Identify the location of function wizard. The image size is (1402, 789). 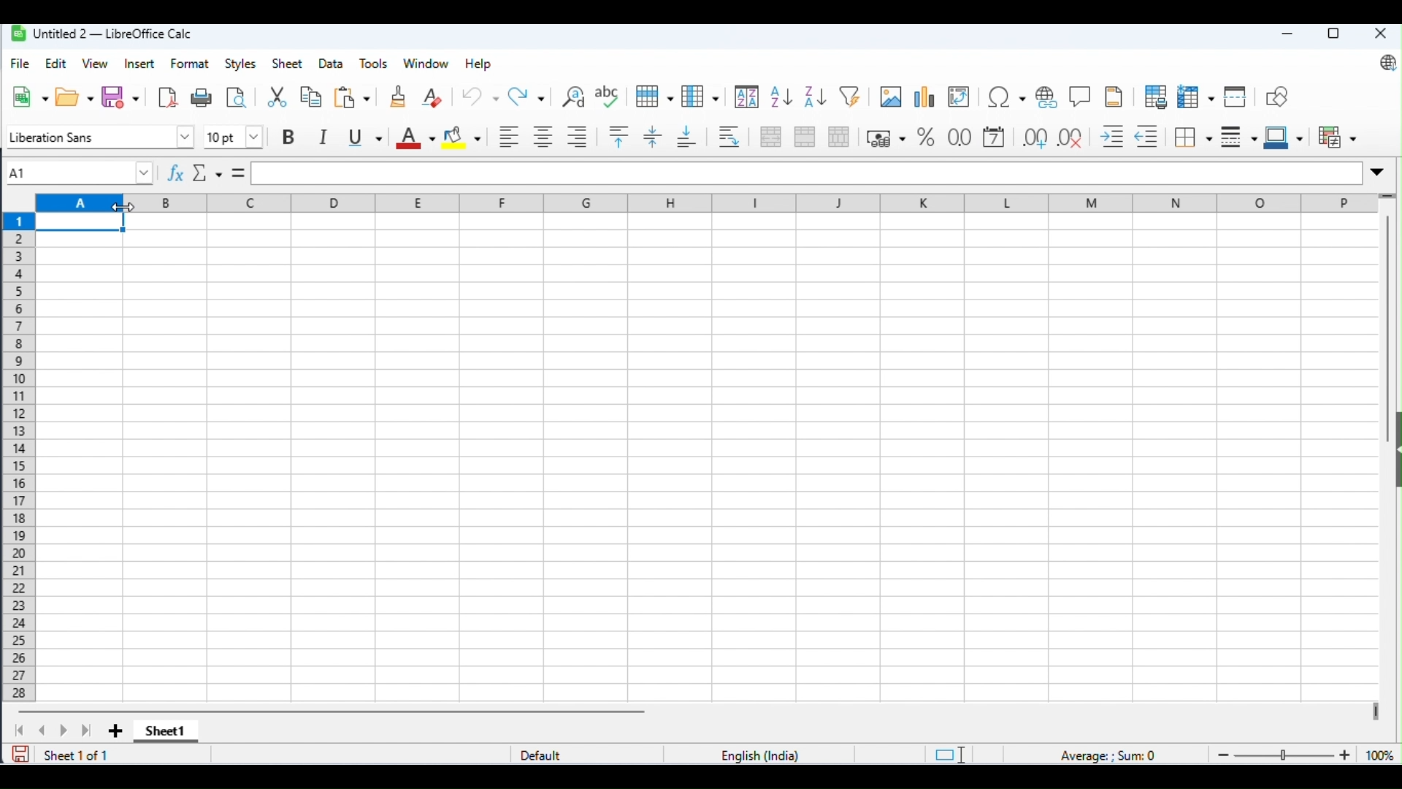
(174, 171).